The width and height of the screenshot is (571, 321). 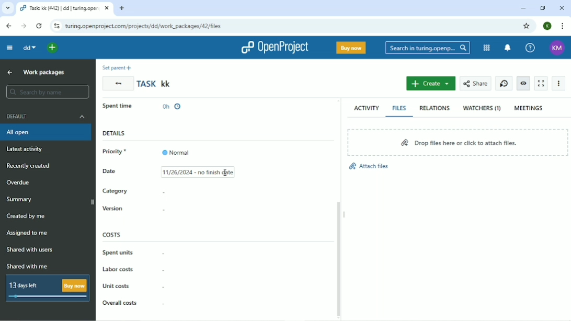 What do you see at coordinates (431, 83) in the screenshot?
I see `Create` at bounding box center [431, 83].